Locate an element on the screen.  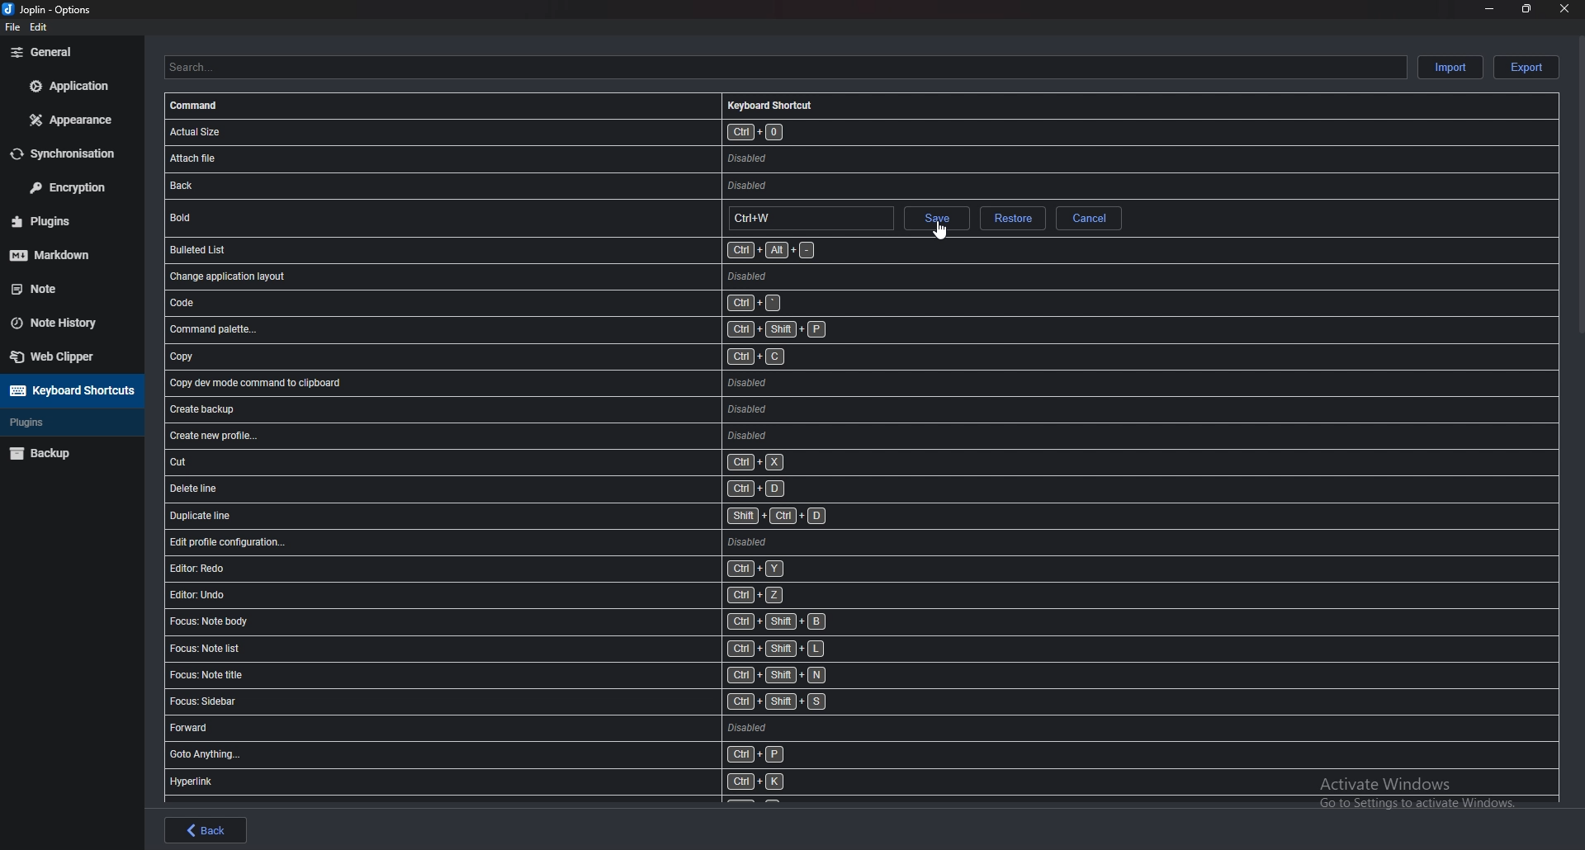
cursor is located at coordinates (942, 230).